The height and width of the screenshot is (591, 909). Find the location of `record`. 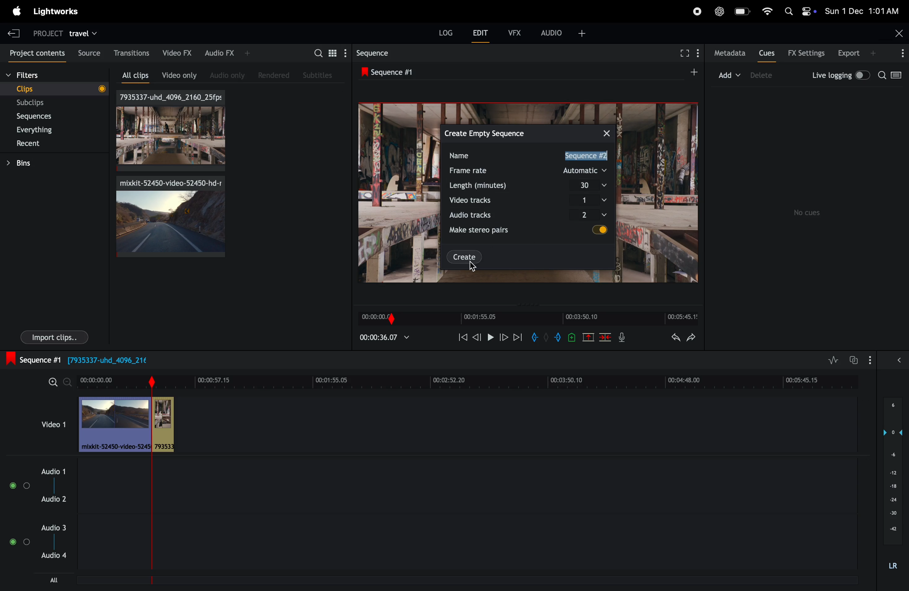

record is located at coordinates (695, 12).